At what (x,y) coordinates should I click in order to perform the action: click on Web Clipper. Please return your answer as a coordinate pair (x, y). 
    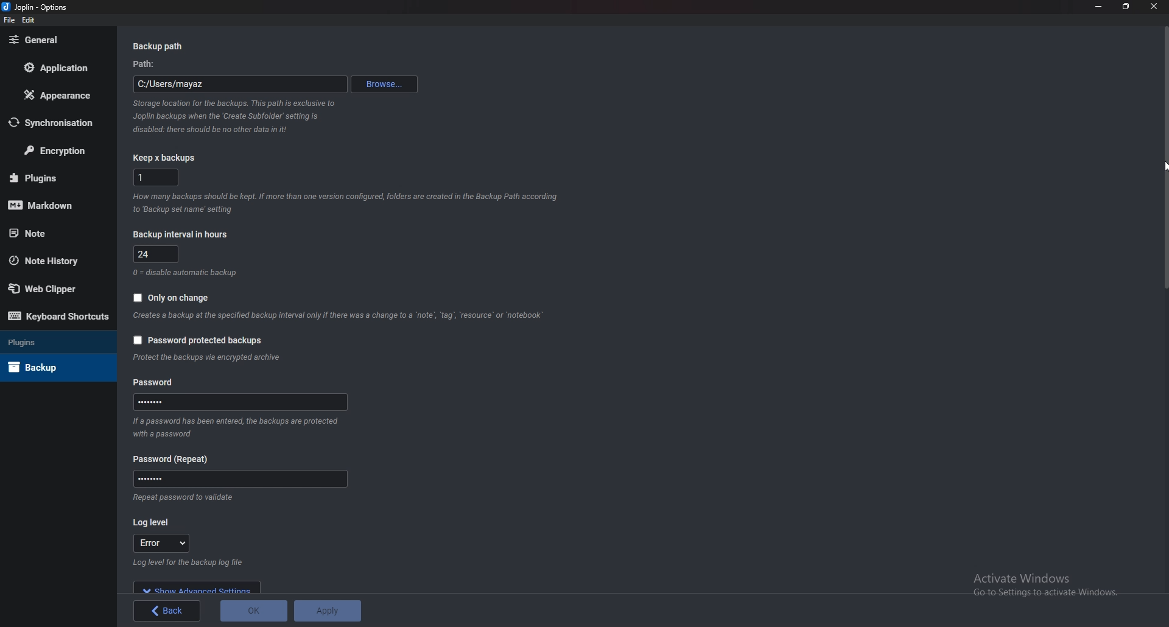
    Looking at the image, I should click on (57, 289).